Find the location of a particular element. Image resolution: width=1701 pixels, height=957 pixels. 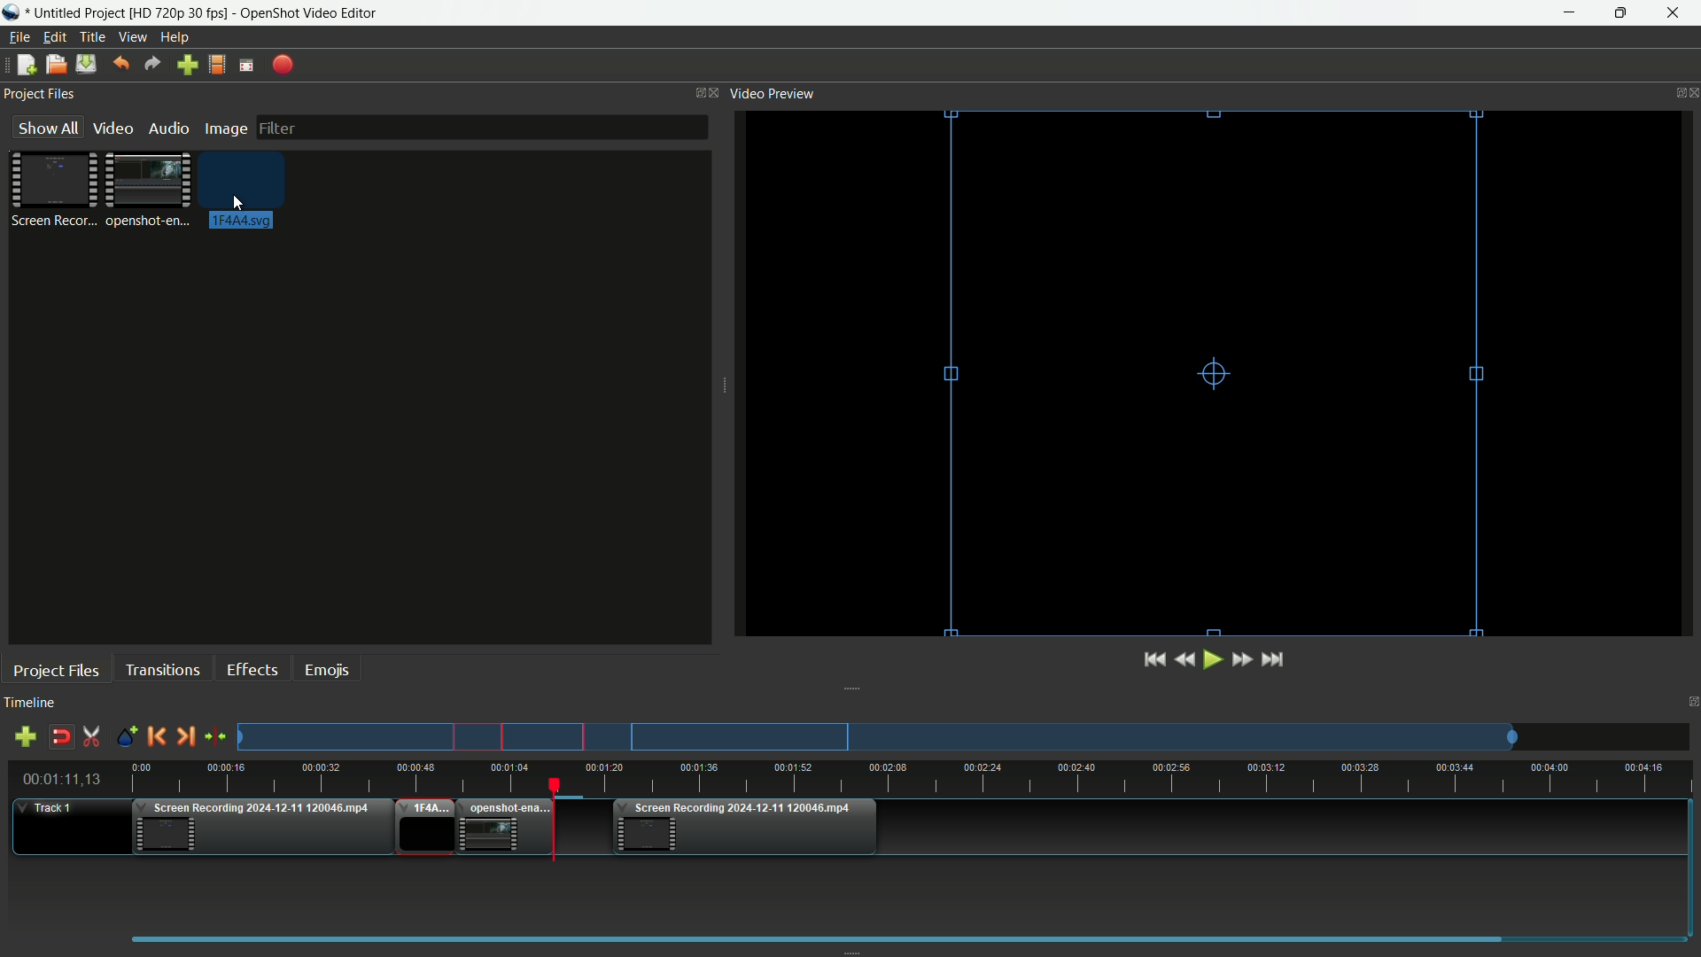

Project file one is located at coordinates (58, 188).